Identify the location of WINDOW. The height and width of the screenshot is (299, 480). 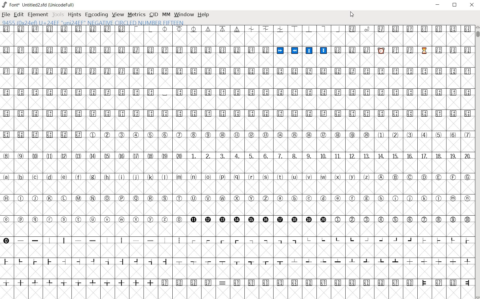
(184, 14).